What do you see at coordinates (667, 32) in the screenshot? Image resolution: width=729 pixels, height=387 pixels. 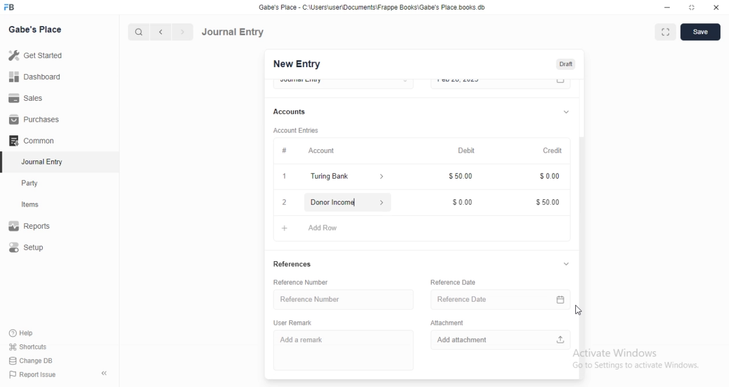 I see `full screen` at bounding box center [667, 32].